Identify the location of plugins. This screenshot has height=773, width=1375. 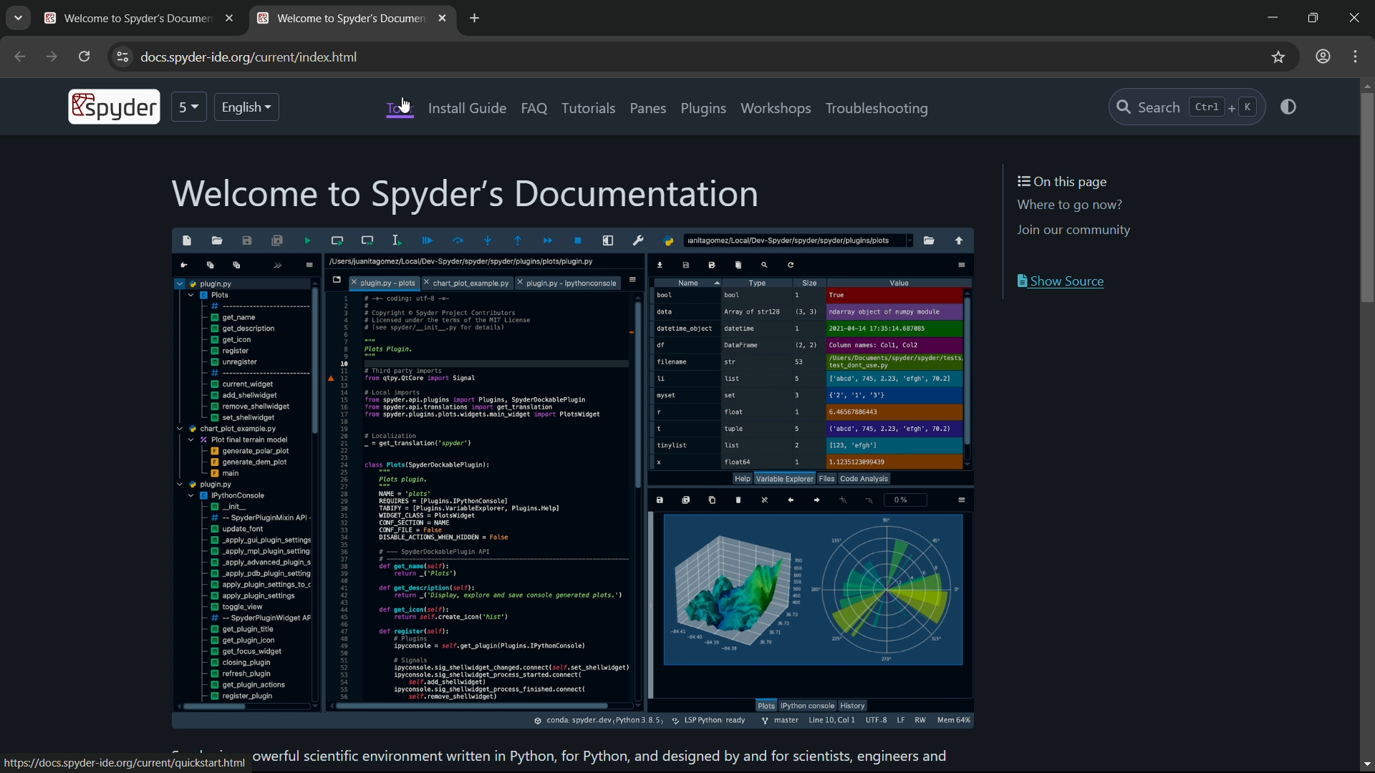
(703, 110).